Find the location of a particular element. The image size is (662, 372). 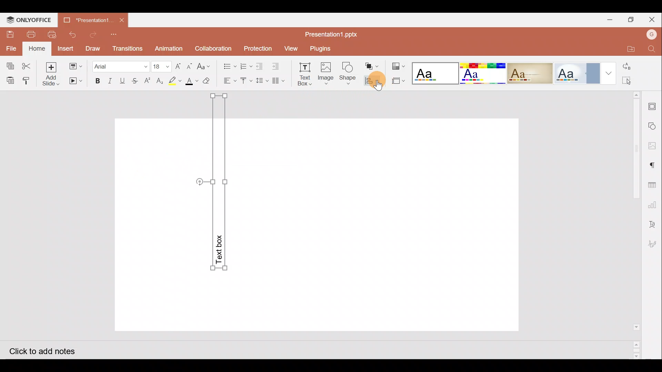

View is located at coordinates (290, 48).